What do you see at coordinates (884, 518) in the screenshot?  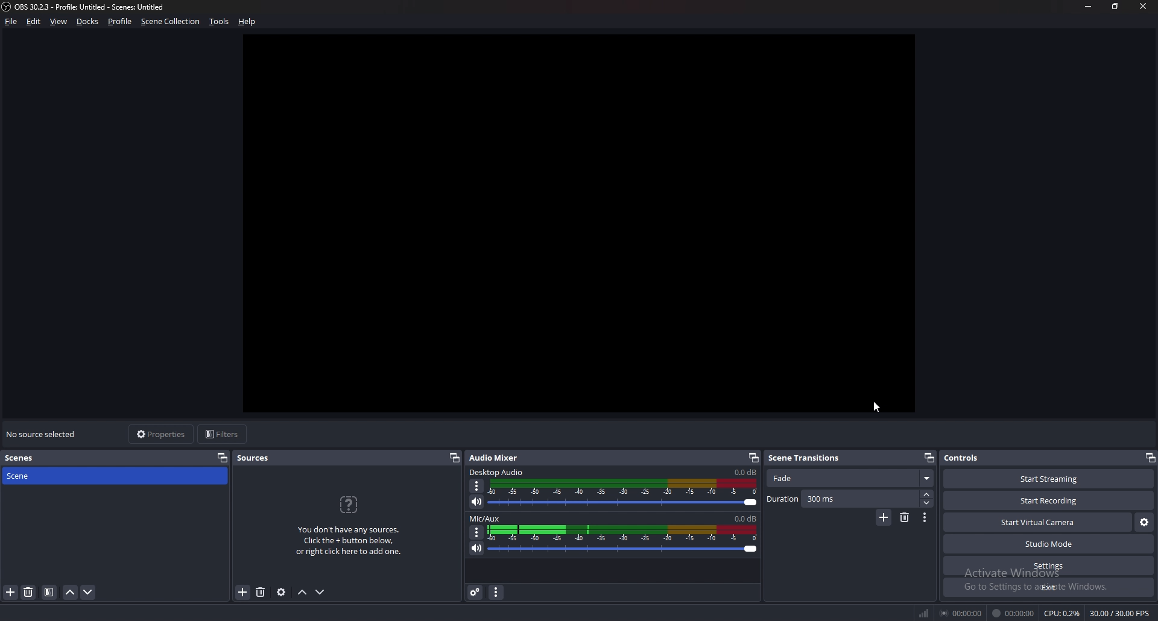 I see `add scene` at bounding box center [884, 518].